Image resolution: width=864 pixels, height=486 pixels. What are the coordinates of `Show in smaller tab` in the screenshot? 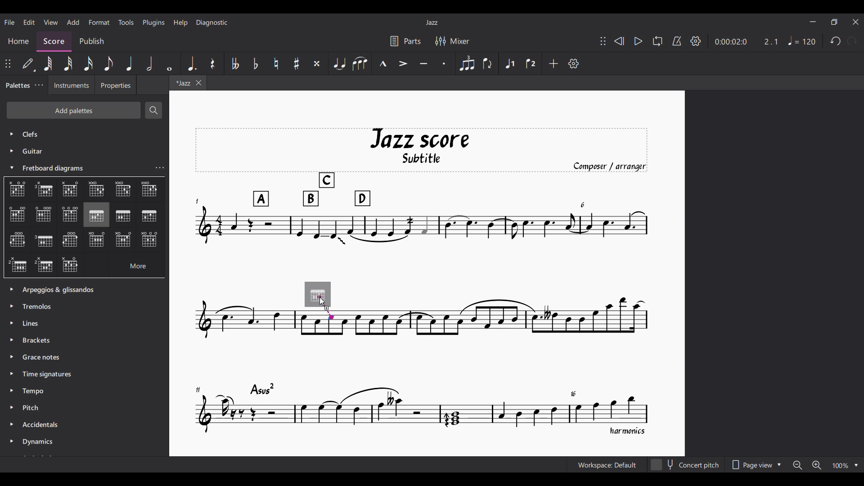 It's located at (834, 22).